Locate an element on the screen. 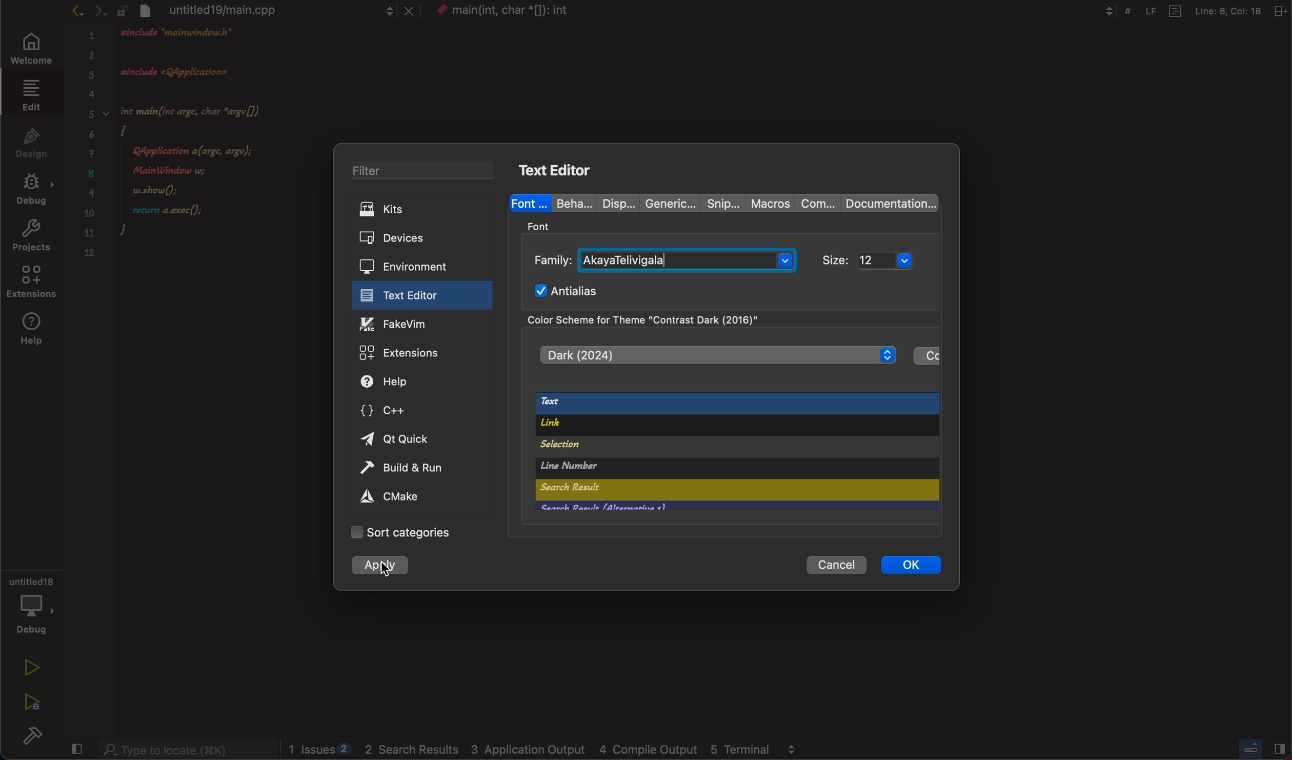 The image size is (1292, 760). size is located at coordinates (875, 260).